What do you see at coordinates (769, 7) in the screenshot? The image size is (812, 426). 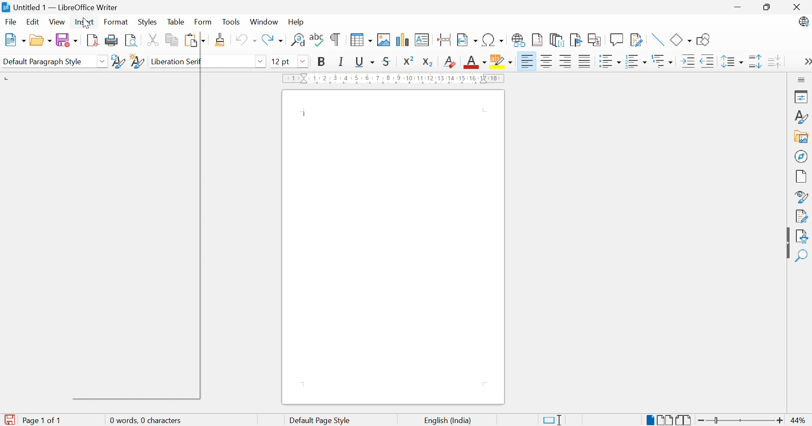 I see `Restore down` at bounding box center [769, 7].